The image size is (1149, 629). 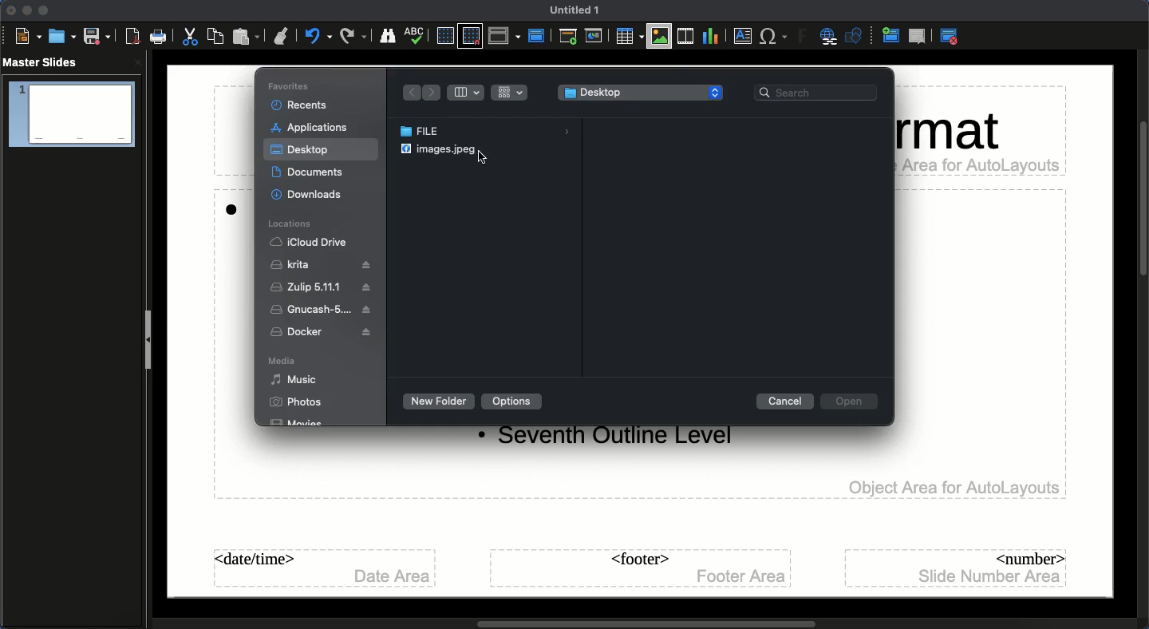 I want to click on Master slide, so click(x=539, y=32).